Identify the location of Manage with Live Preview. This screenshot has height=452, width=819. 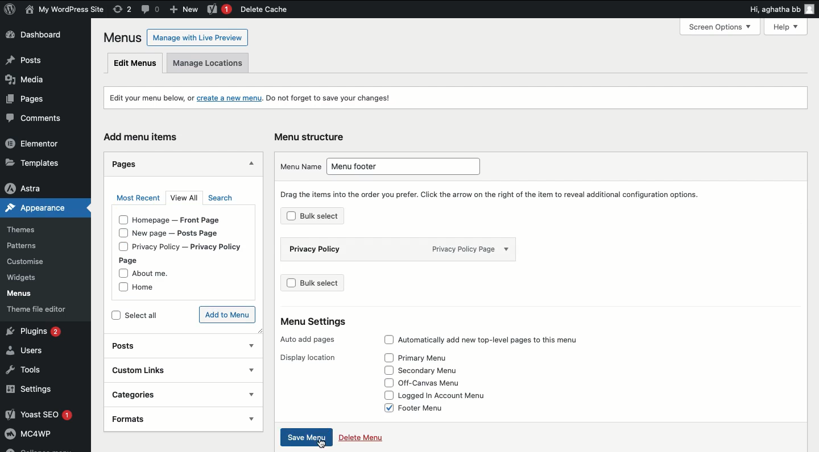
(197, 37).